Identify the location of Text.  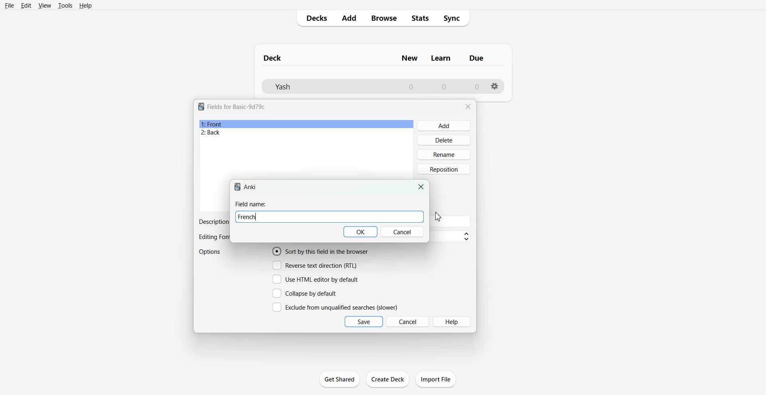
(213, 237).